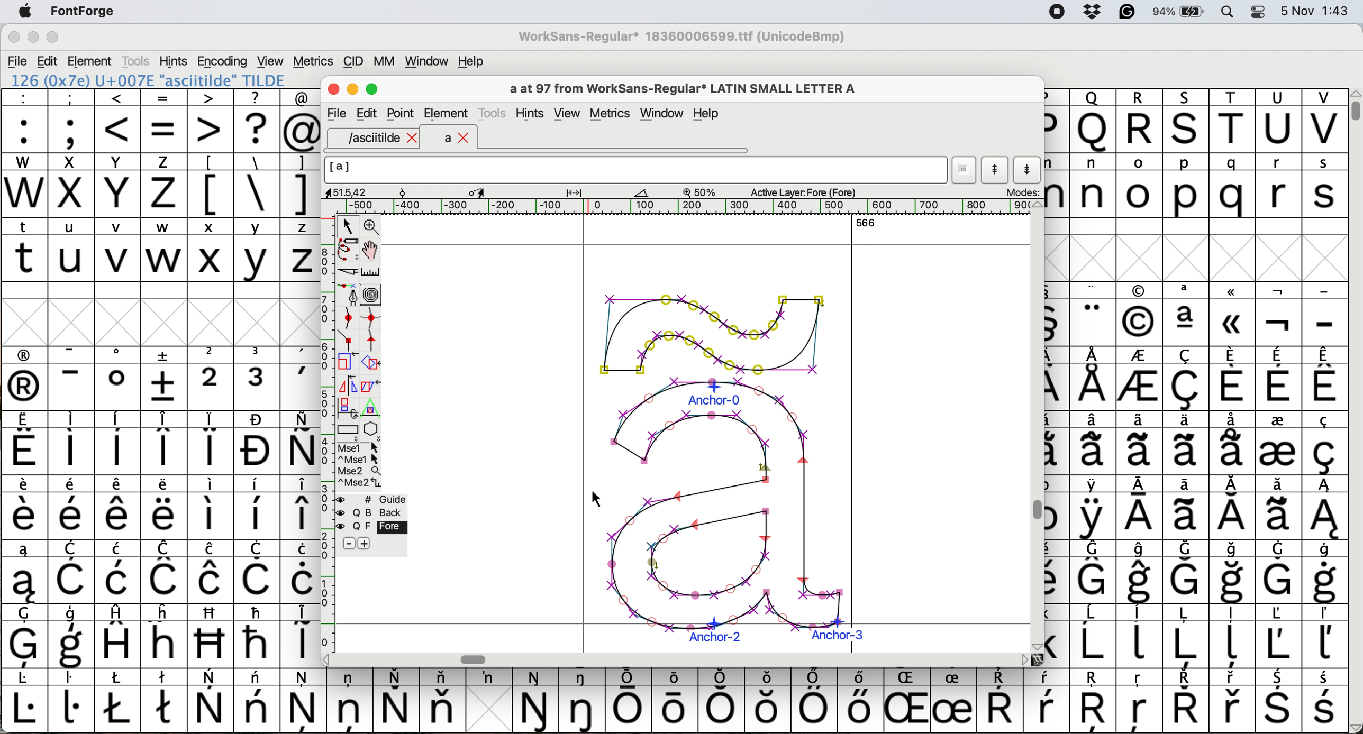  Describe the element at coordinates (995, 170) in the screenshot. I see `show previous letter` at that location.